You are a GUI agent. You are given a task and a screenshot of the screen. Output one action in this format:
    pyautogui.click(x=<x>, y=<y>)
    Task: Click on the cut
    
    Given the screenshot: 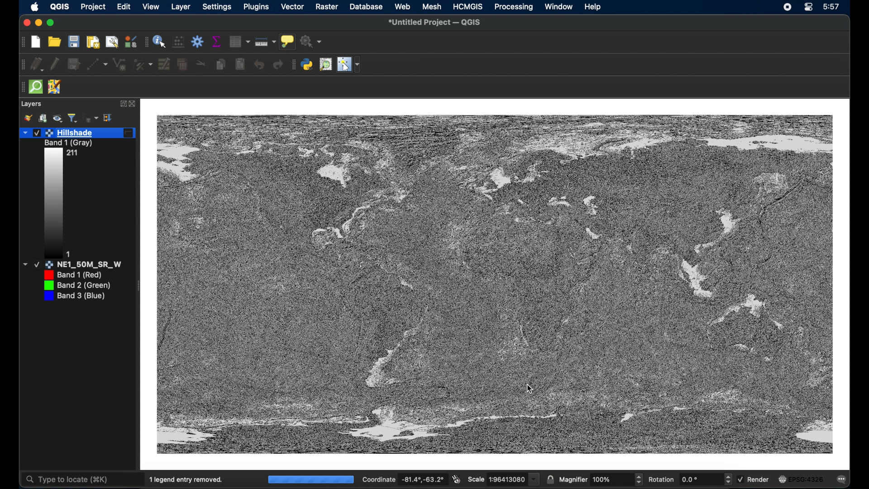 What is the action you would take?
    pyautogui.click(x=201, y=63)
    